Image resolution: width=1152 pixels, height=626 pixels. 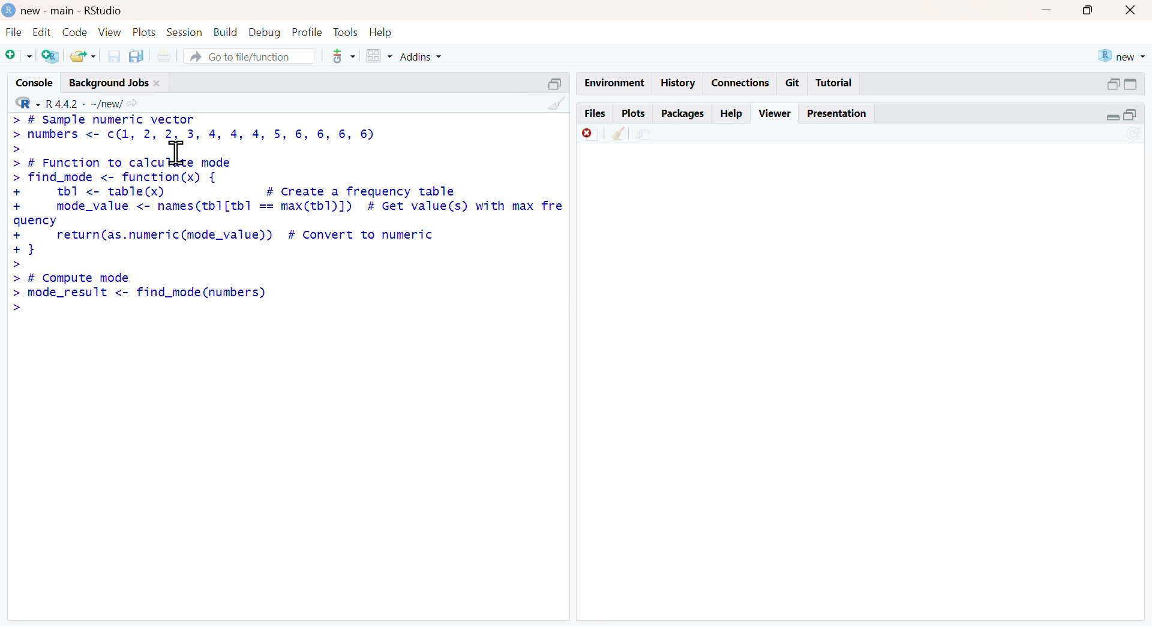 I want to click on add file as, so click(x=20, y=56).